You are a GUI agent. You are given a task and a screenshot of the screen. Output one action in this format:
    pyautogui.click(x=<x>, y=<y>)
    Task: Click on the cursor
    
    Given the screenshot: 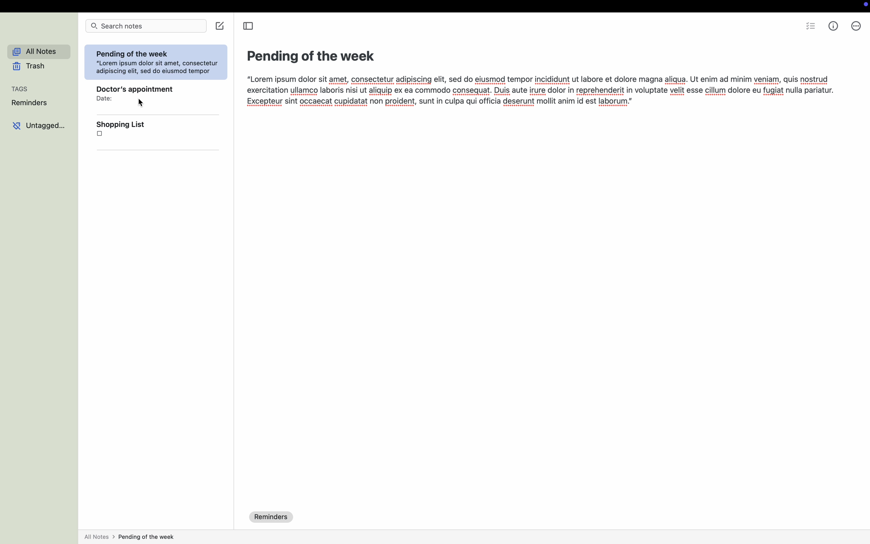 What is the action you would take?
    pyautogui.click(x=141, y=105)
    